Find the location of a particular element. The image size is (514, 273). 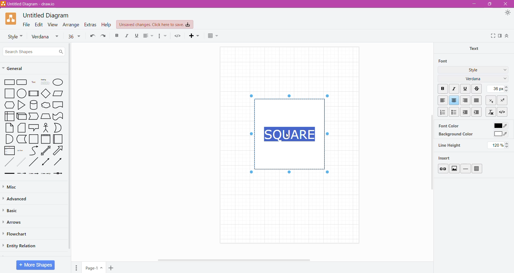

Help is located at coordinates (107, 24).